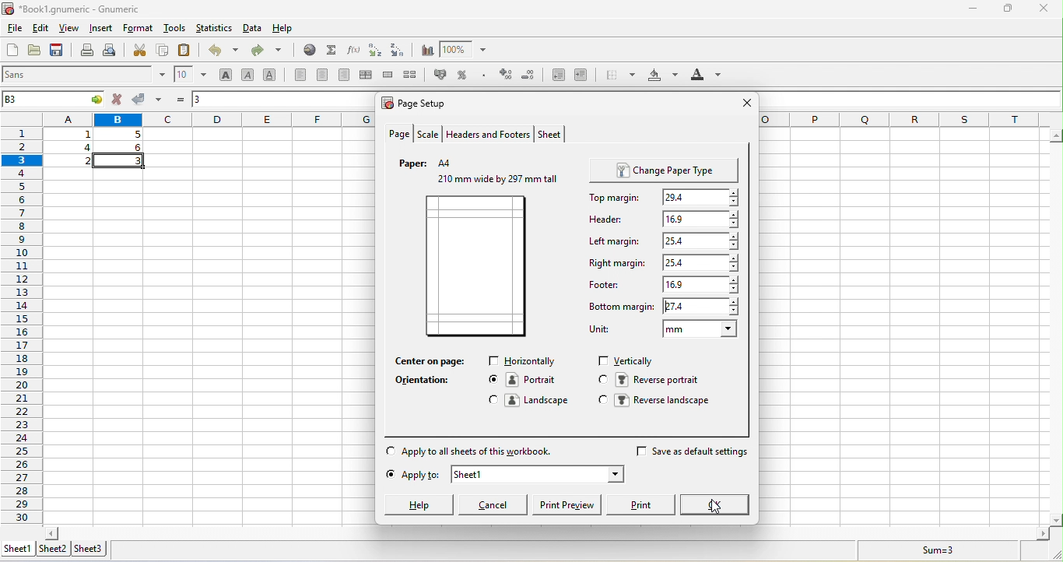 The width and height of the screenshot is (1063, 562). I want to click on bottom mergine, so click(619, 309).